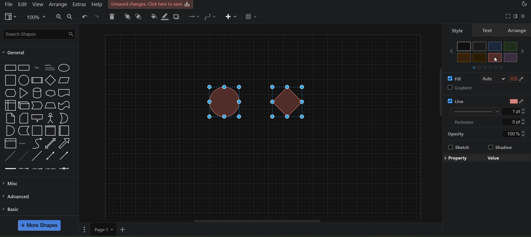 This screenshot has width=531, height=237. I want to click on redo, so click(97, 16).